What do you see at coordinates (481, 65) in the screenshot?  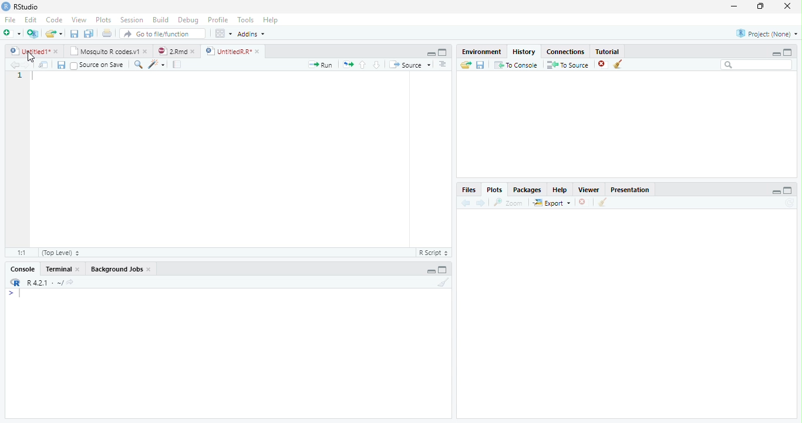 I see `save workspace` at bounding box center [481, 65].